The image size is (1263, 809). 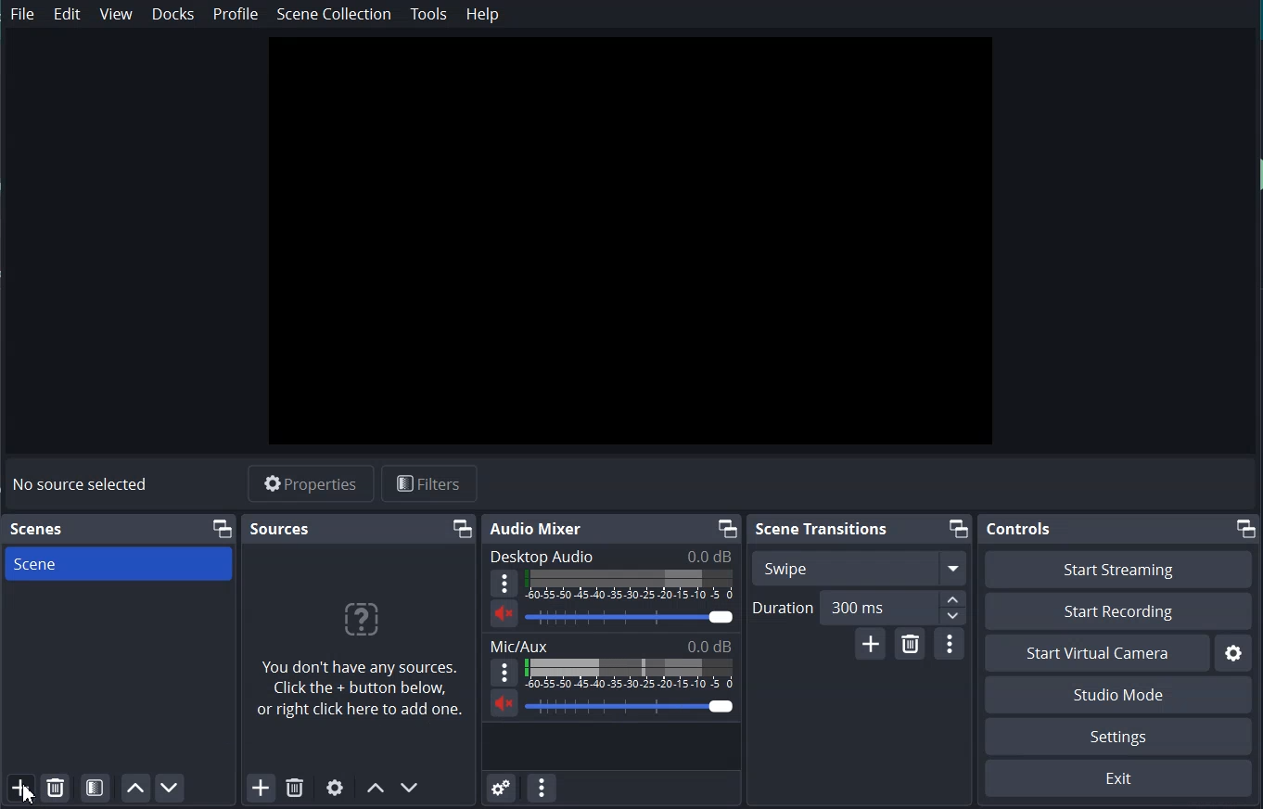 I want to click on Remove configurable Transition, so click(x=910, y=644).